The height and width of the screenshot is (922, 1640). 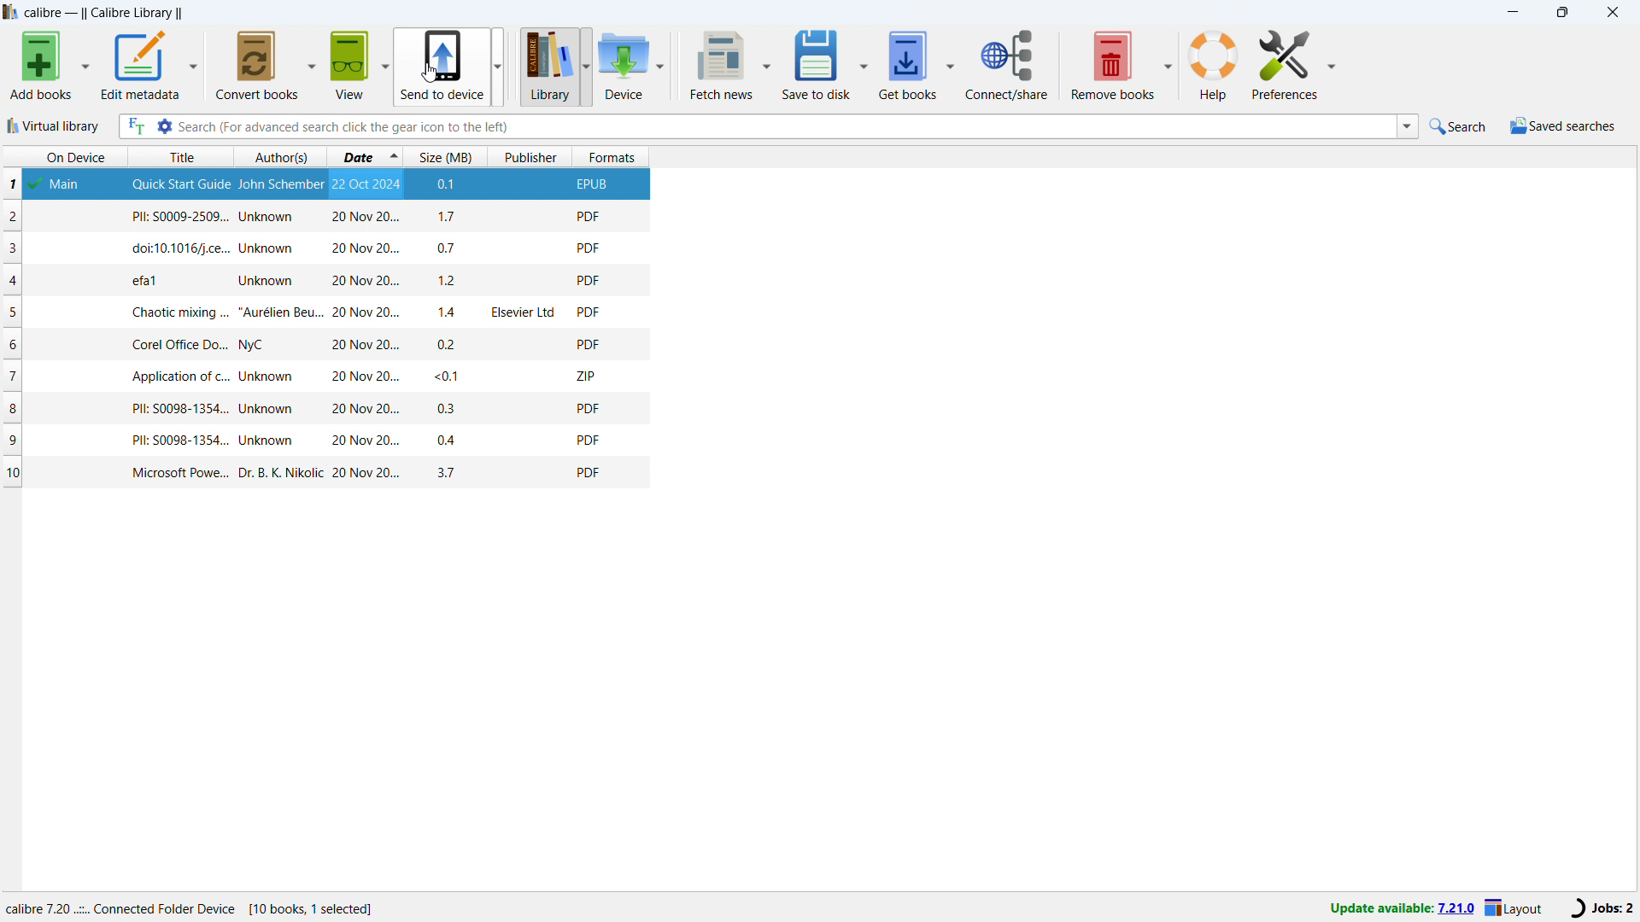 What do you see at coordinates (587, 67) in the screenshot?
I see `library options` at bounding box center [587, 67].